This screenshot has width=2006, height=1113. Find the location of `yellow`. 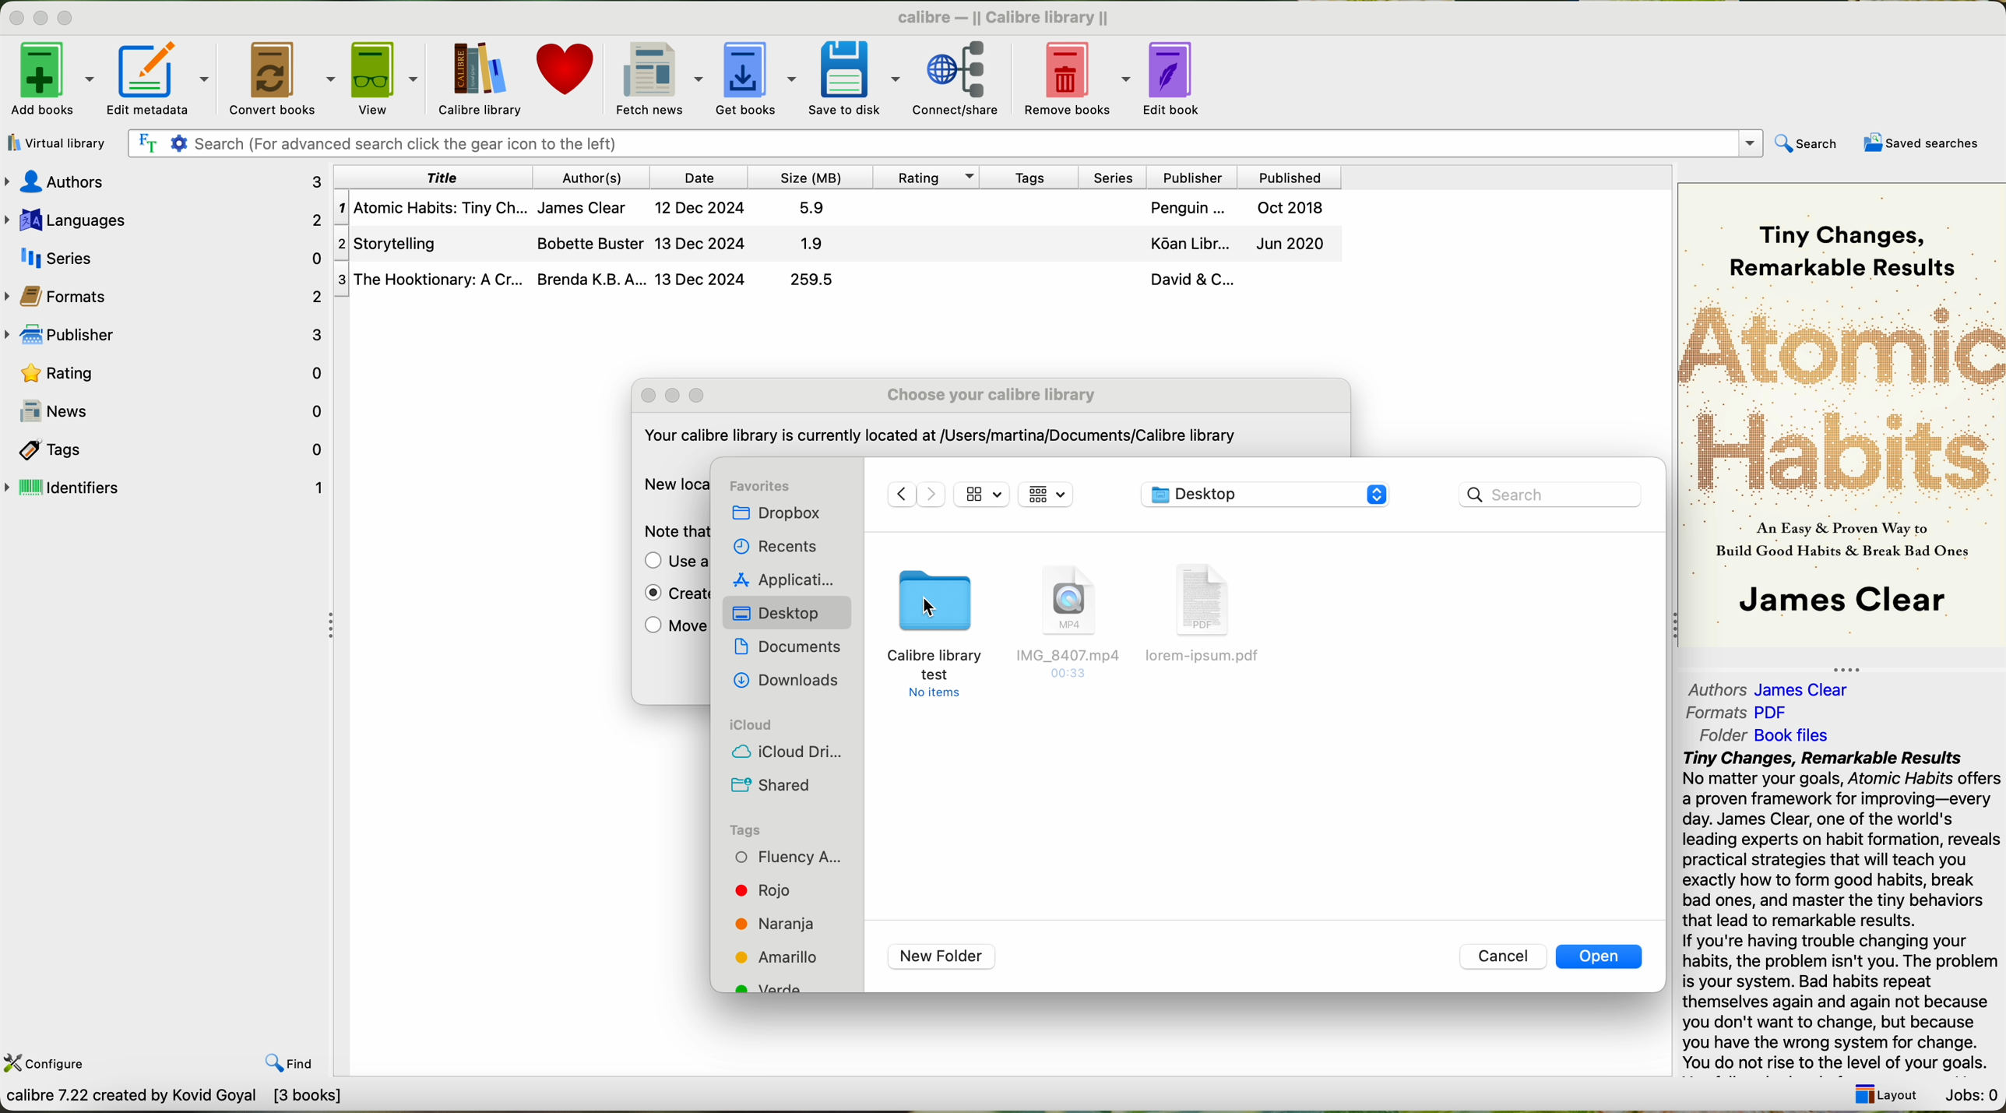

yellow is located at coordinates (779, 956).